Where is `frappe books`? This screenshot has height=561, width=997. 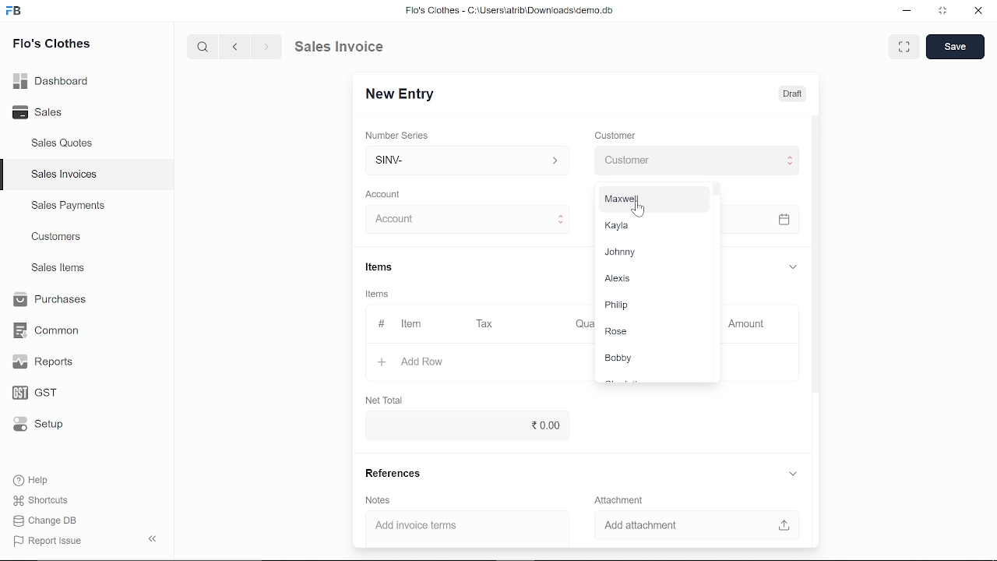
frappe books is located at coordinates (14, 12).